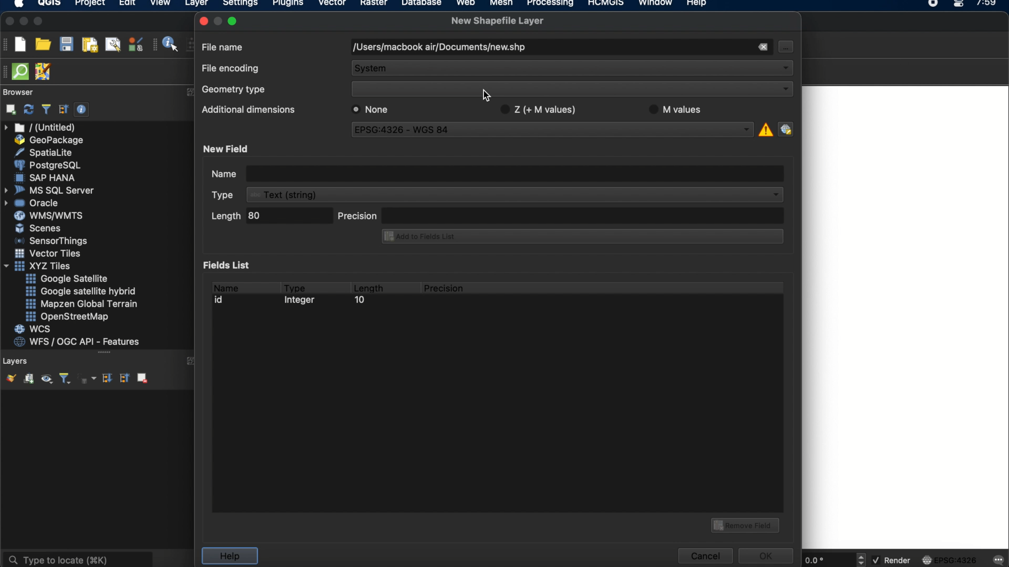 The height and width of the screenshot is (567, 1009). Describe the element at coordinates (246, 108) in the screenshot. I see `additional dimensions` at that location.